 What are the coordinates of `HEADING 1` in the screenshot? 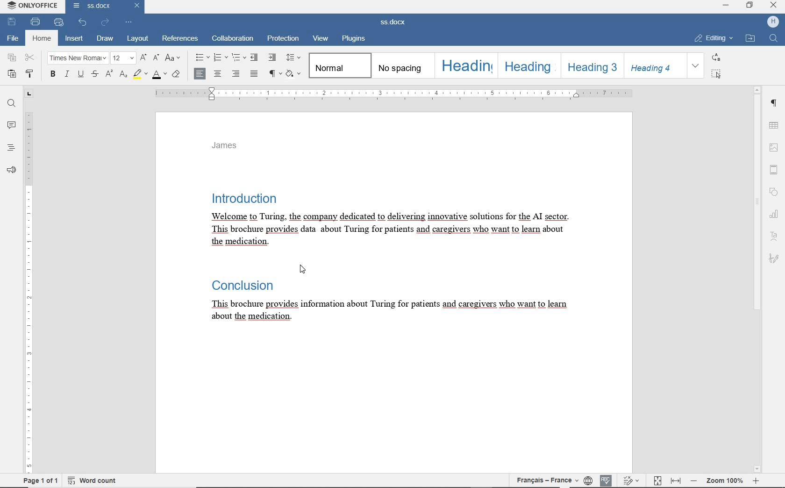 It's located at (465, 65).